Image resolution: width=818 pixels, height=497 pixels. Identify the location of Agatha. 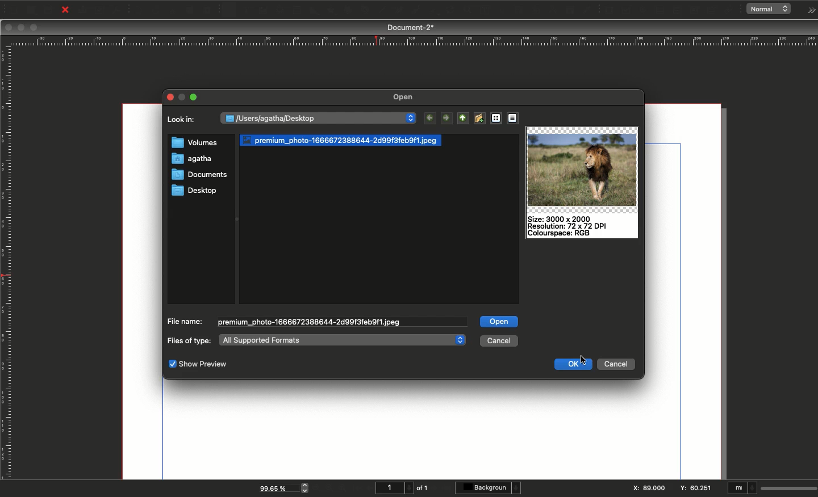
(191, 159).